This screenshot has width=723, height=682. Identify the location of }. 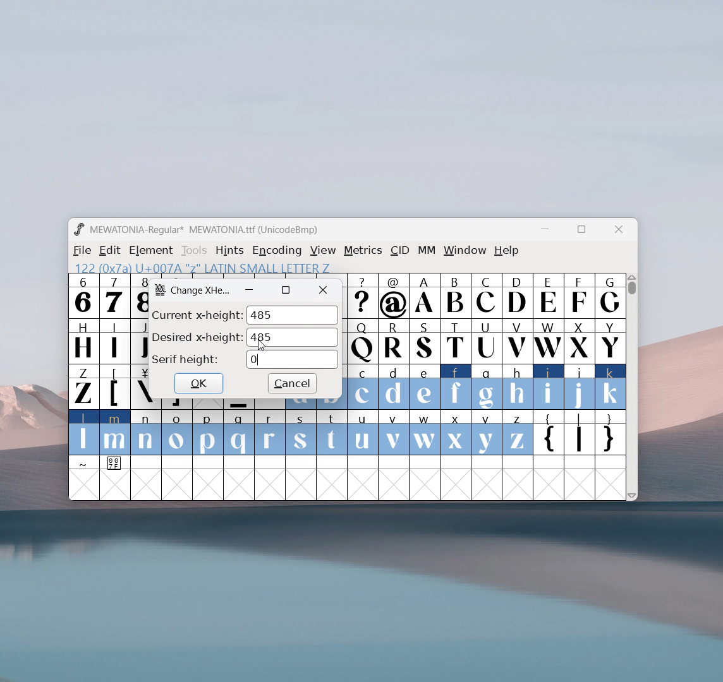
(611, 434).